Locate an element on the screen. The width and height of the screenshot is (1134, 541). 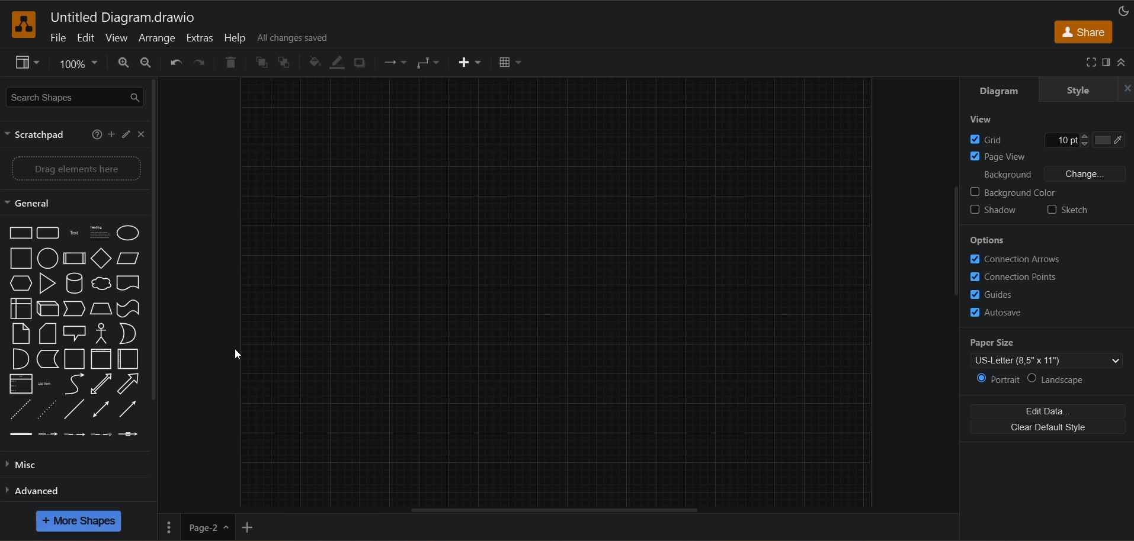
redo is located at coordinates (202, 63).